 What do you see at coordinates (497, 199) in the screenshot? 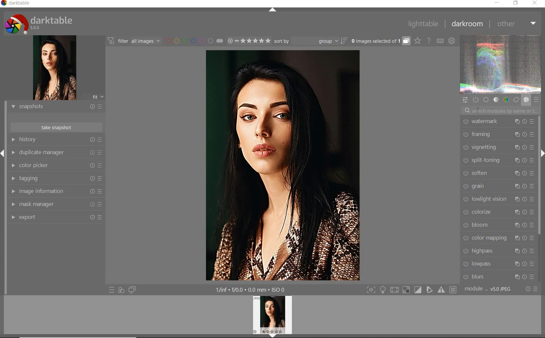
I see `LOWLIGHT VISION` at bounding box center [497, 199].